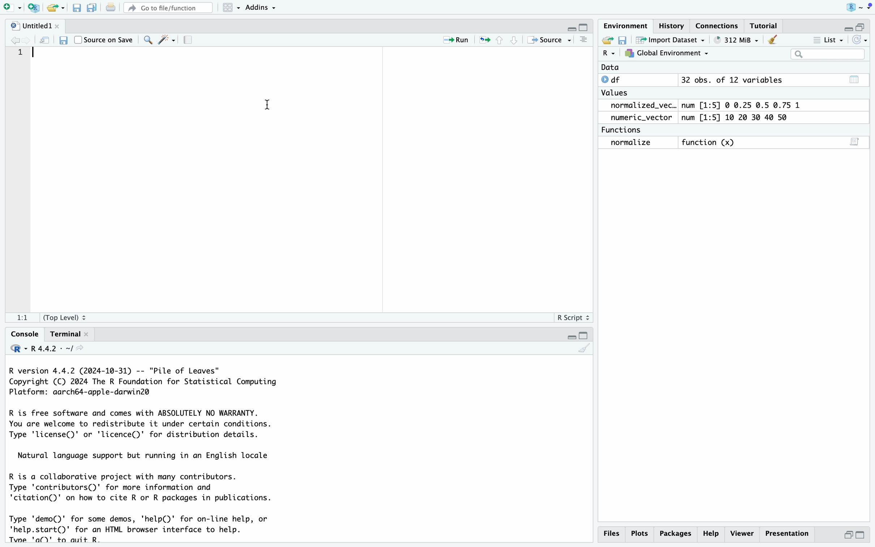 The image size is (875, 547). What do you see at coordinates (669, 53) in the screenshot?
I see `7} Global Environment ~` at bounding box center [669, 53].